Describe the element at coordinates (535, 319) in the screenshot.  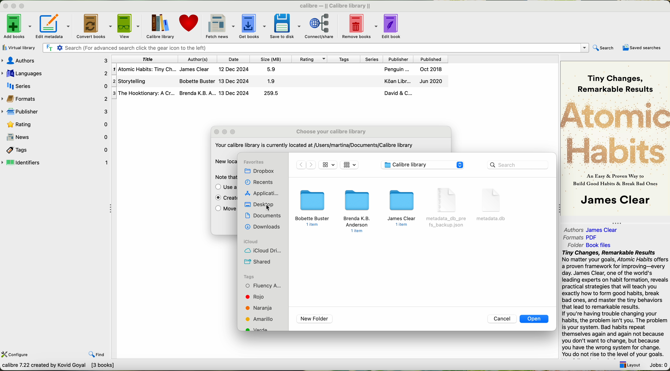
I see `open button` at that location.